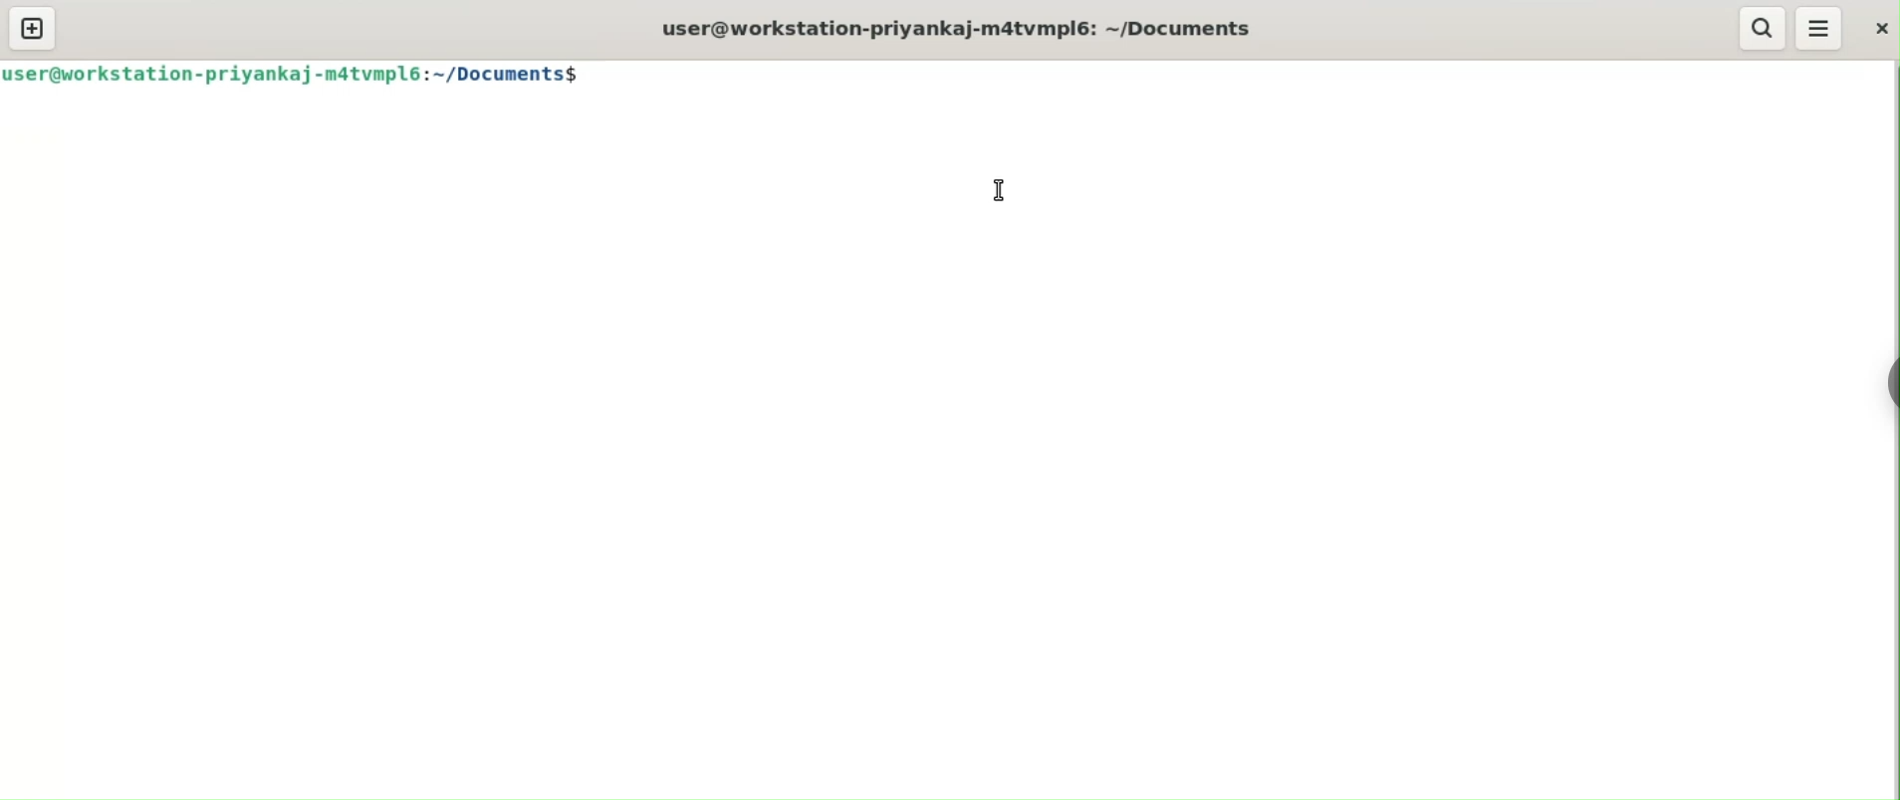 This screenshot has height=800, width=1900. What do you see at coordinates (965, 28) in the screenshot?
I see `user@workstation-priyankaj-m4tvmpl6: ~/Documents` at bounding box center [965, 28].